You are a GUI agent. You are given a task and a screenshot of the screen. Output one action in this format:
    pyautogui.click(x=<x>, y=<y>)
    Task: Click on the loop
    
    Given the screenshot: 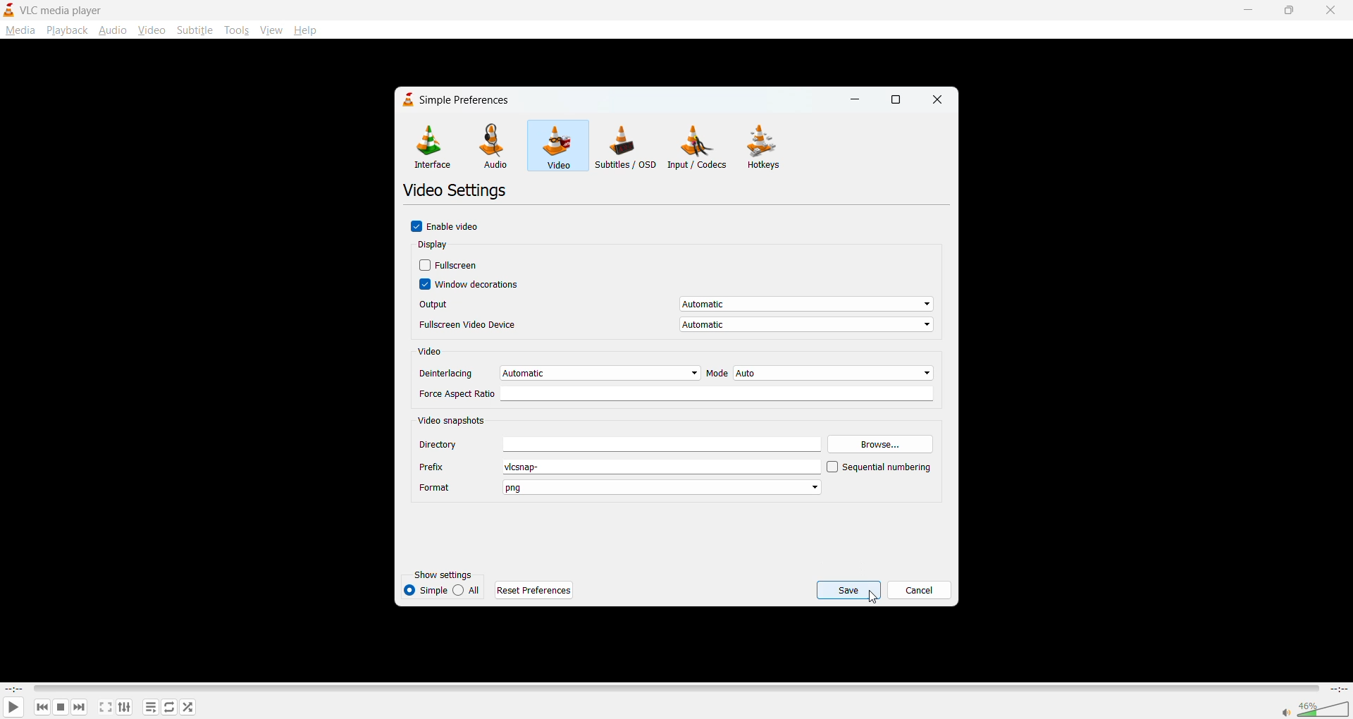 What is the action you would take?
    pyautogui.click(x=170, y=707)
    